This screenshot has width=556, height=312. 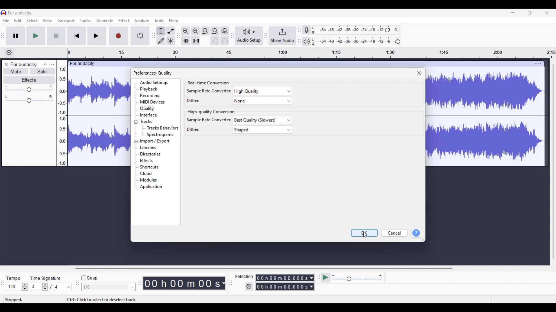 I want to click on sample rate converter, so click(x=209, y=120).